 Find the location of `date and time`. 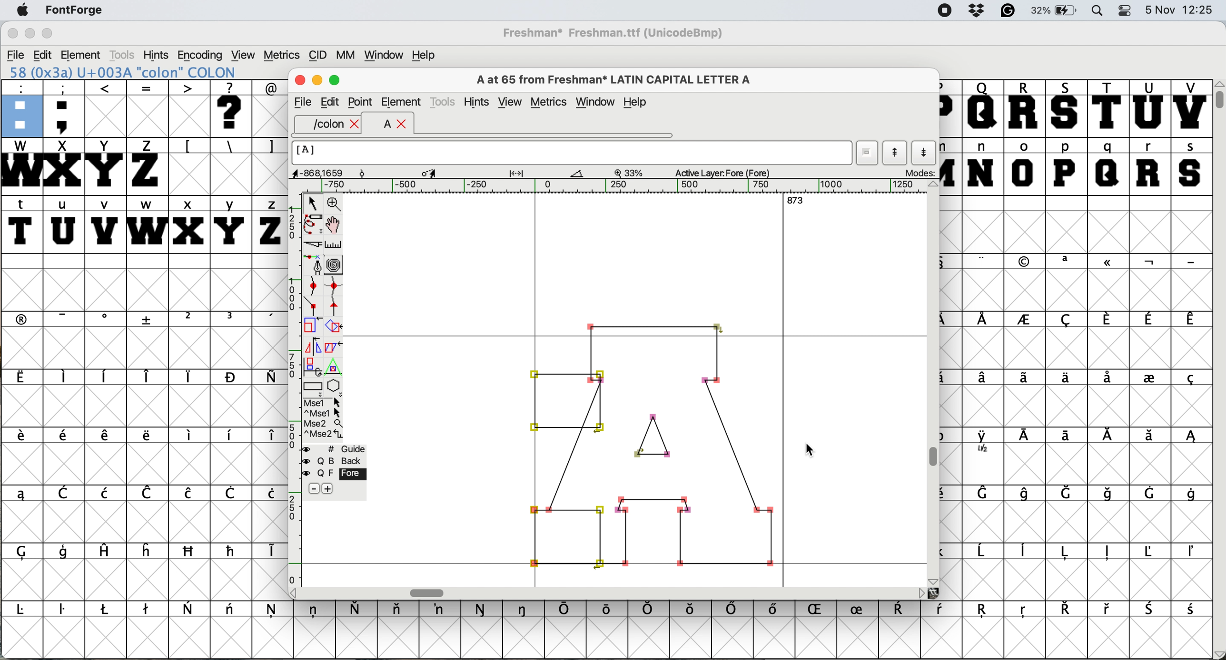

date and time is located at coordinates (1181, 10).